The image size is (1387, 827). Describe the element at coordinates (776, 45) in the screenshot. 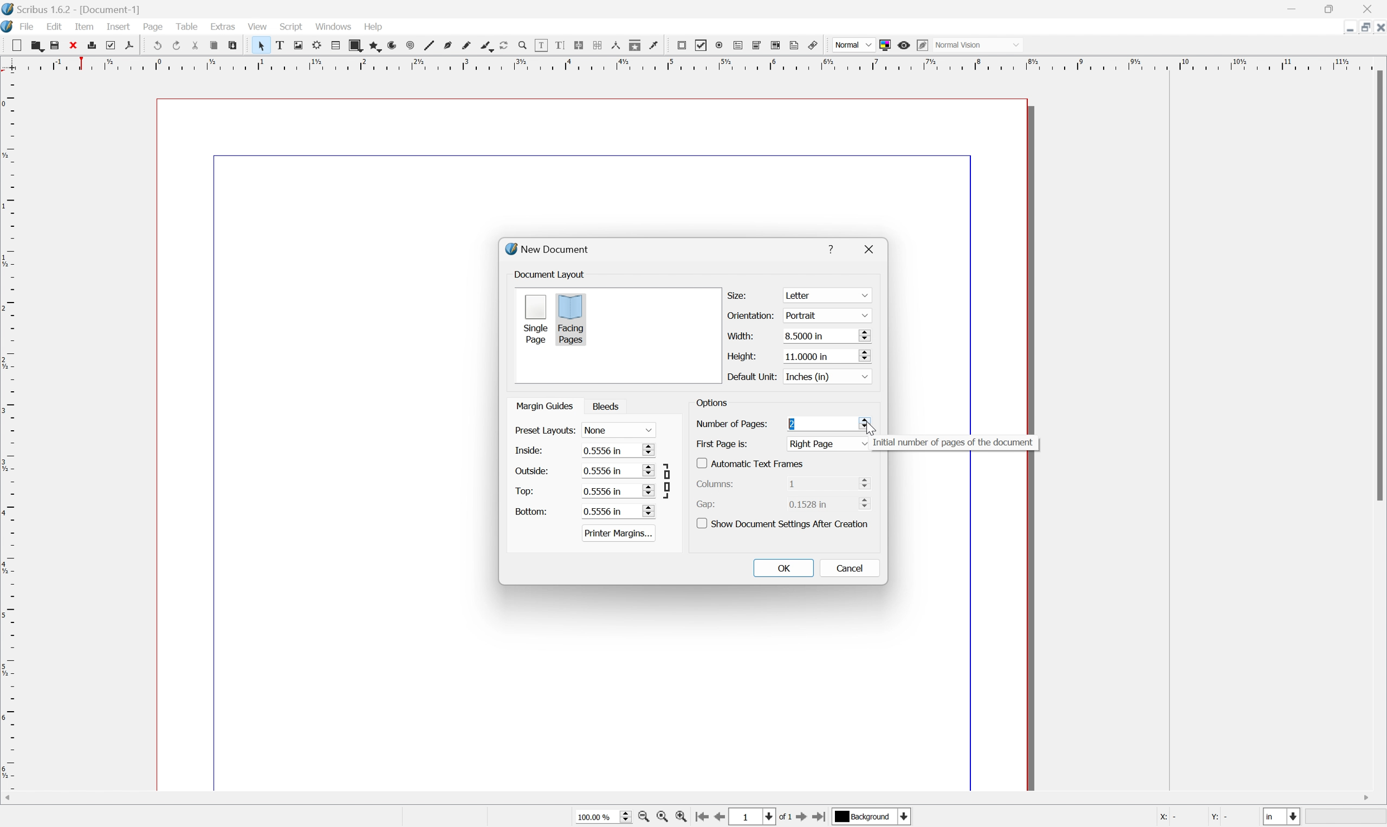

I see `pdf list box` at that location.